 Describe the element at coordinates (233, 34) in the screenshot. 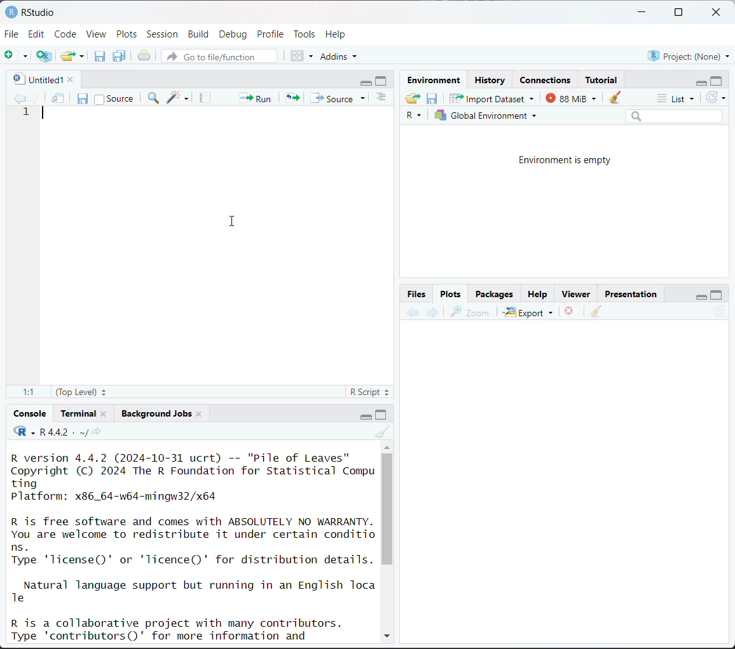

I see `Debug` at that location.